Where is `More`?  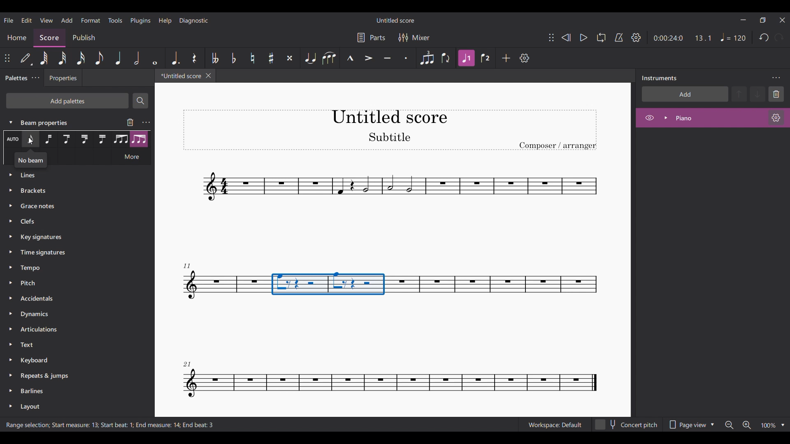
More is located at coordinates (132, 157).